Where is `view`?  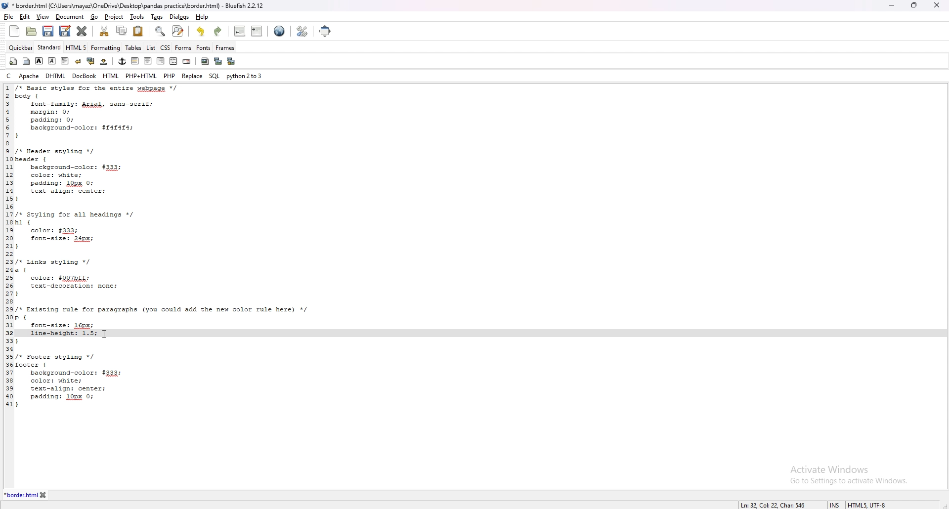 view is located at coordinates (43, 17).